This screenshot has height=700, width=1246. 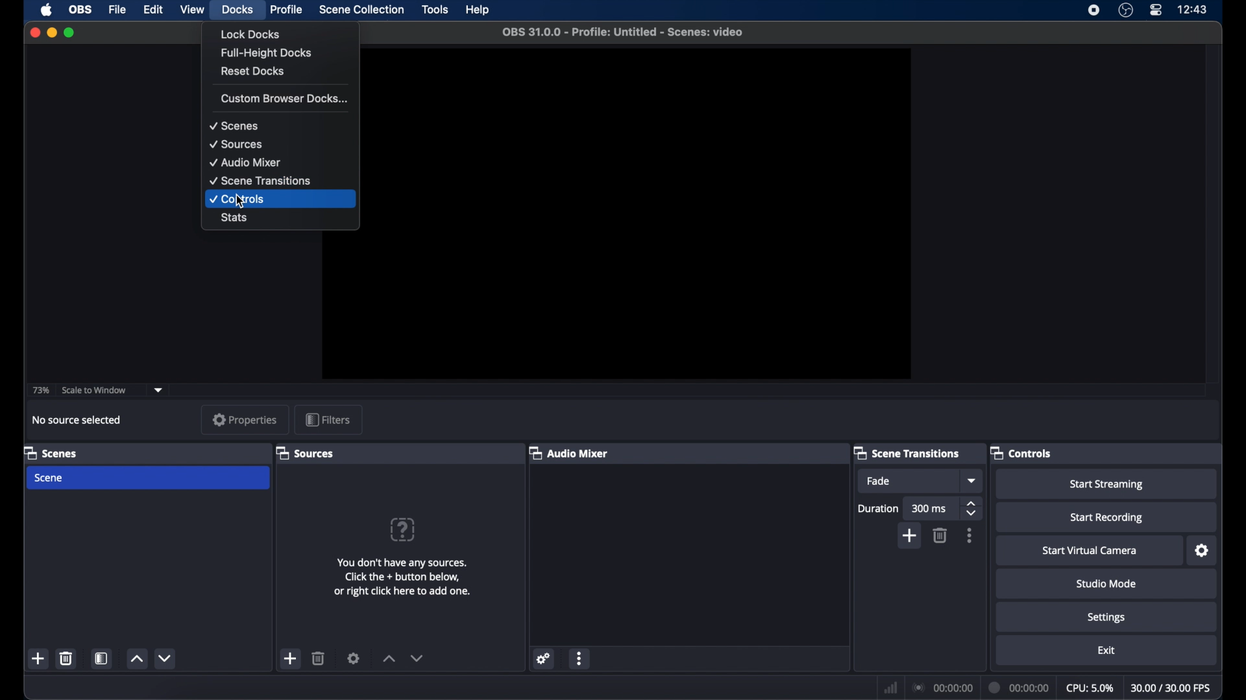 I want to click on question mark icon, so click(x=404, y=529).